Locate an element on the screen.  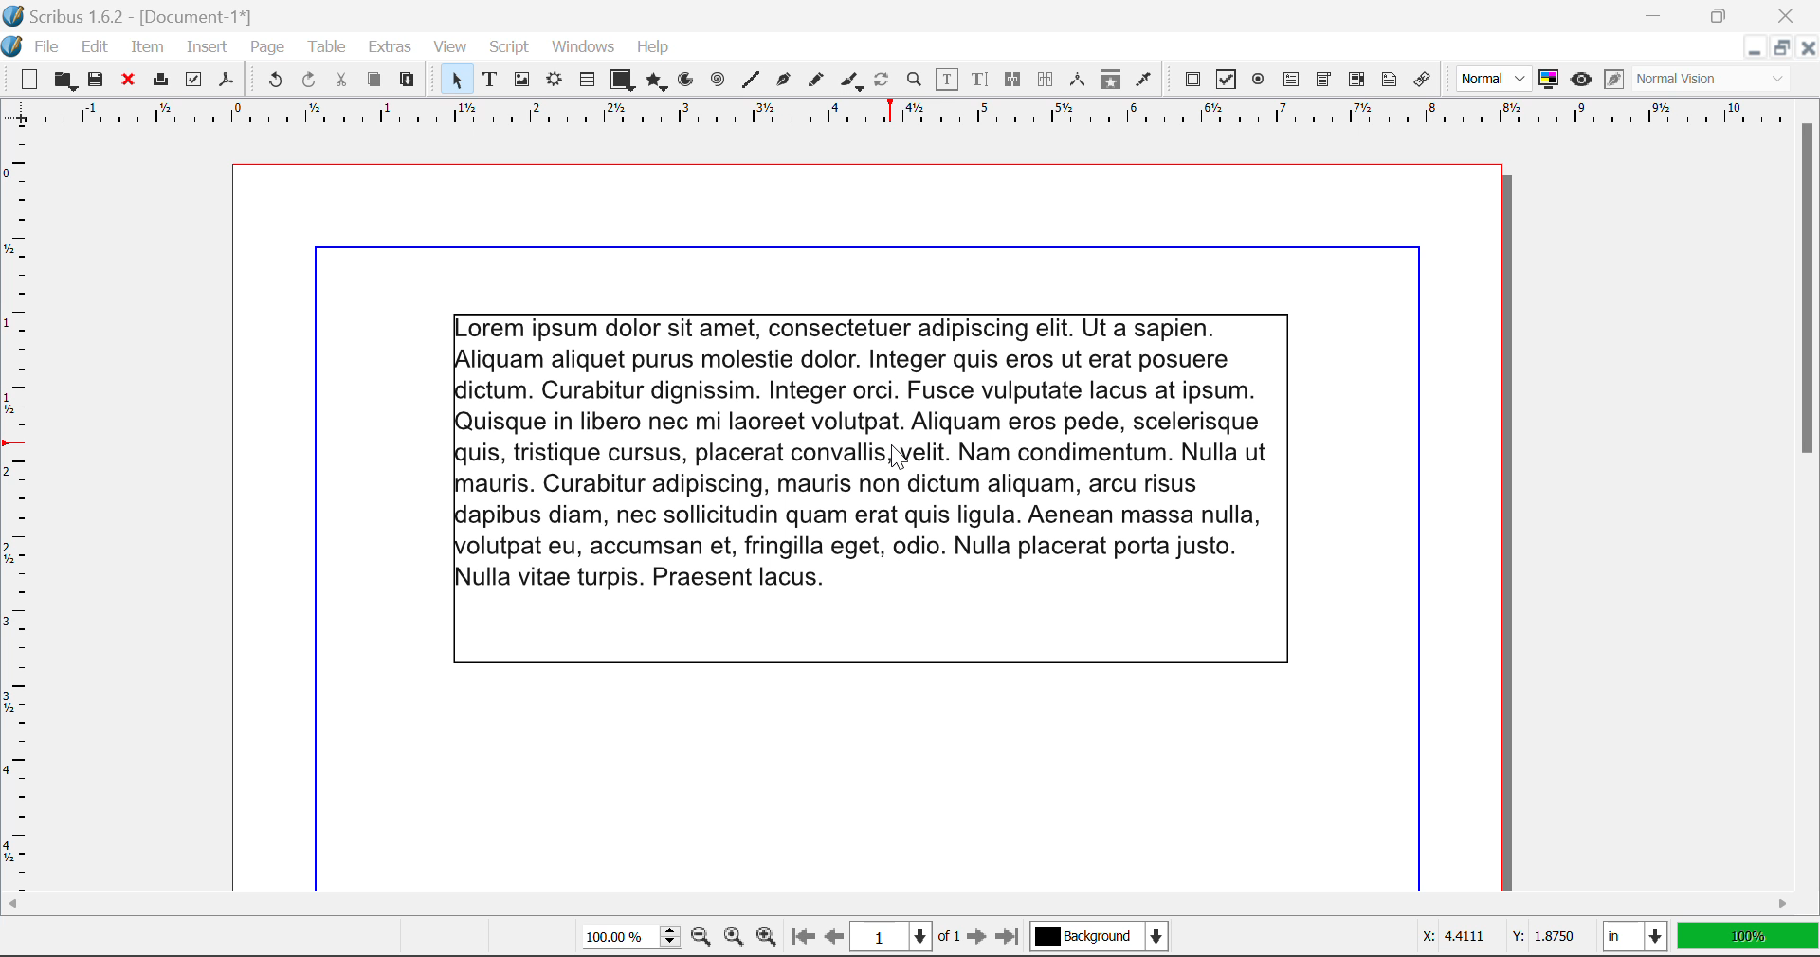
Discard is located at coordinates (127, 81).